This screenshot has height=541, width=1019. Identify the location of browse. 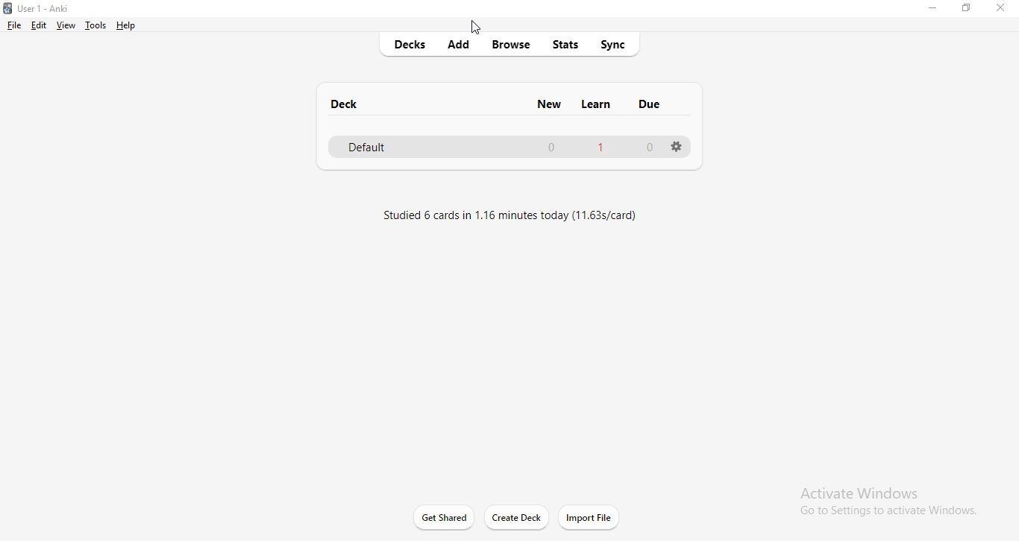
(511, 47).